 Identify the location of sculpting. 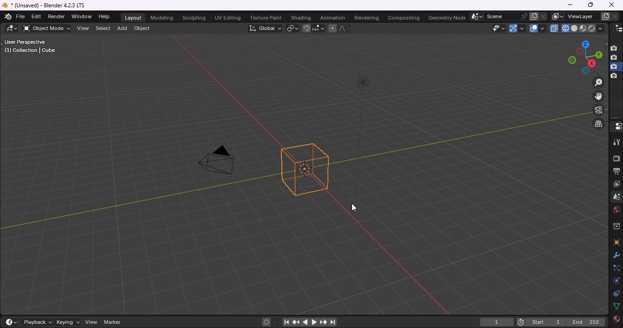
(194, 18).